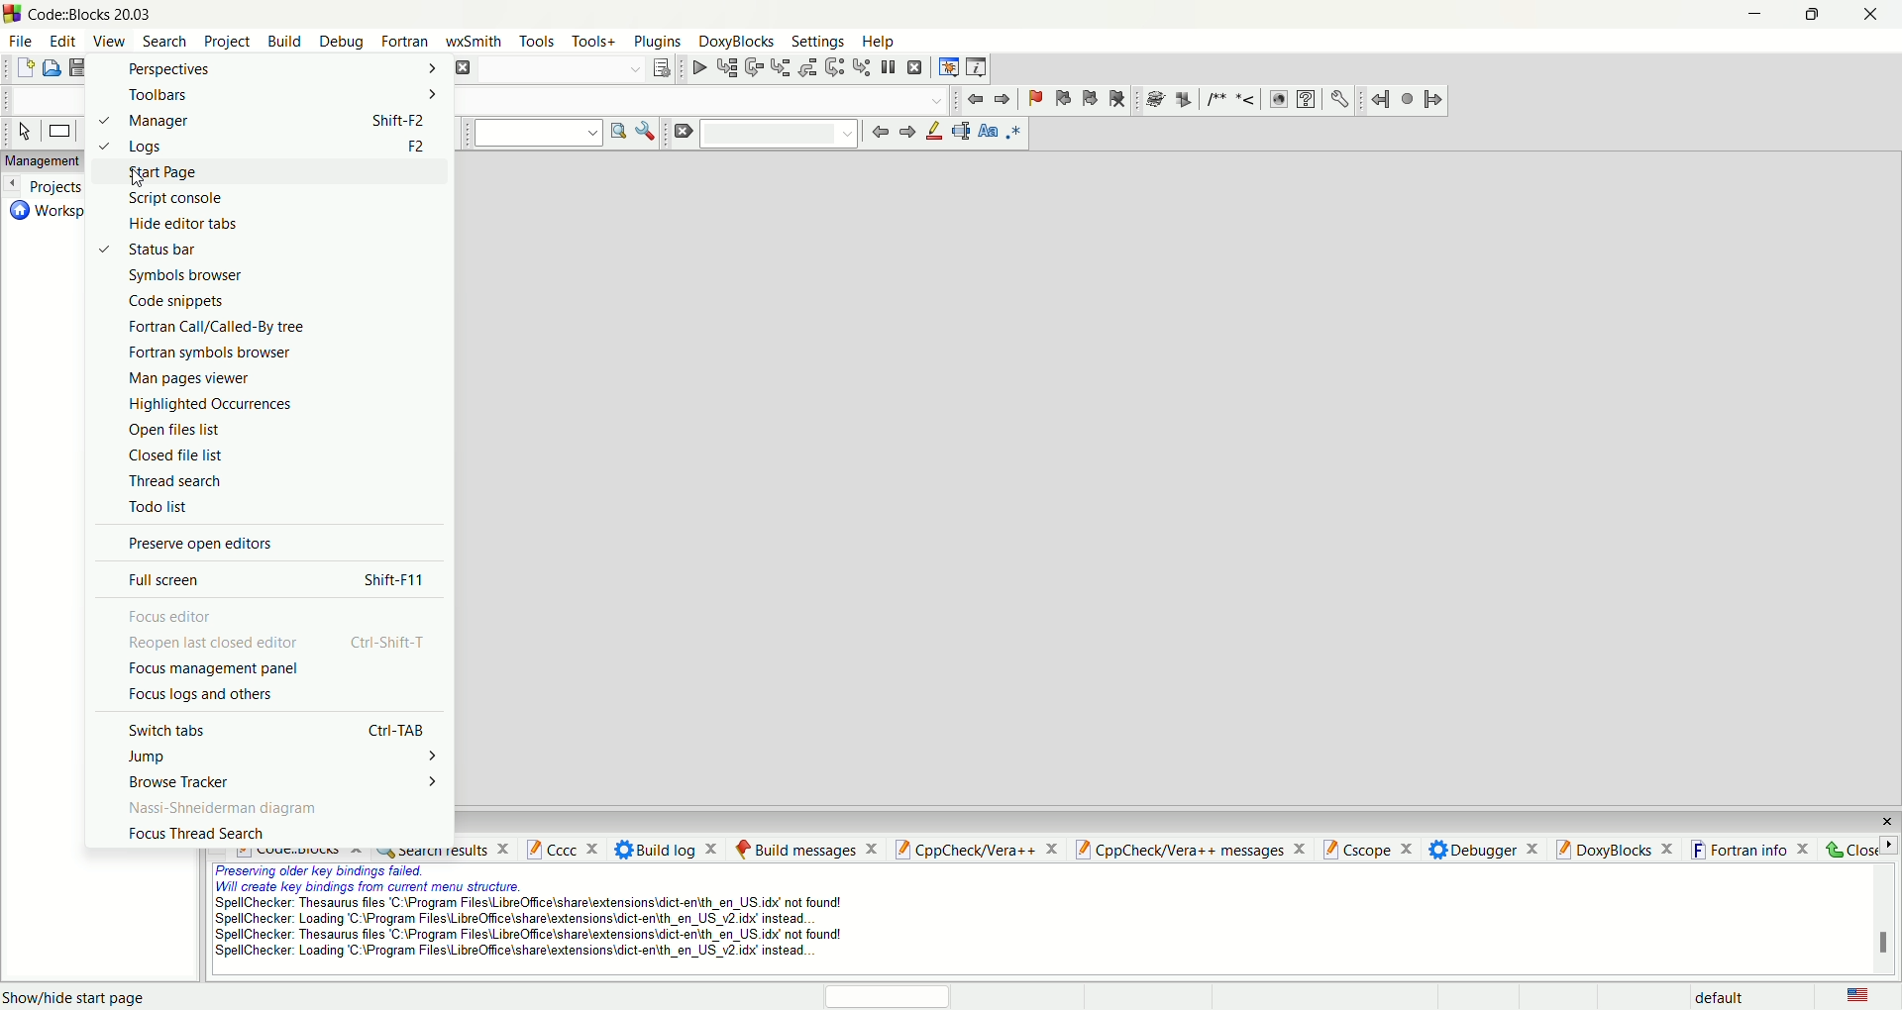 Image resolution: width=1902 pixels, height=1010 pixels. Describe the element at coordinates (94, 16) in the screenshot. I see `code::block 20.03` at that location.